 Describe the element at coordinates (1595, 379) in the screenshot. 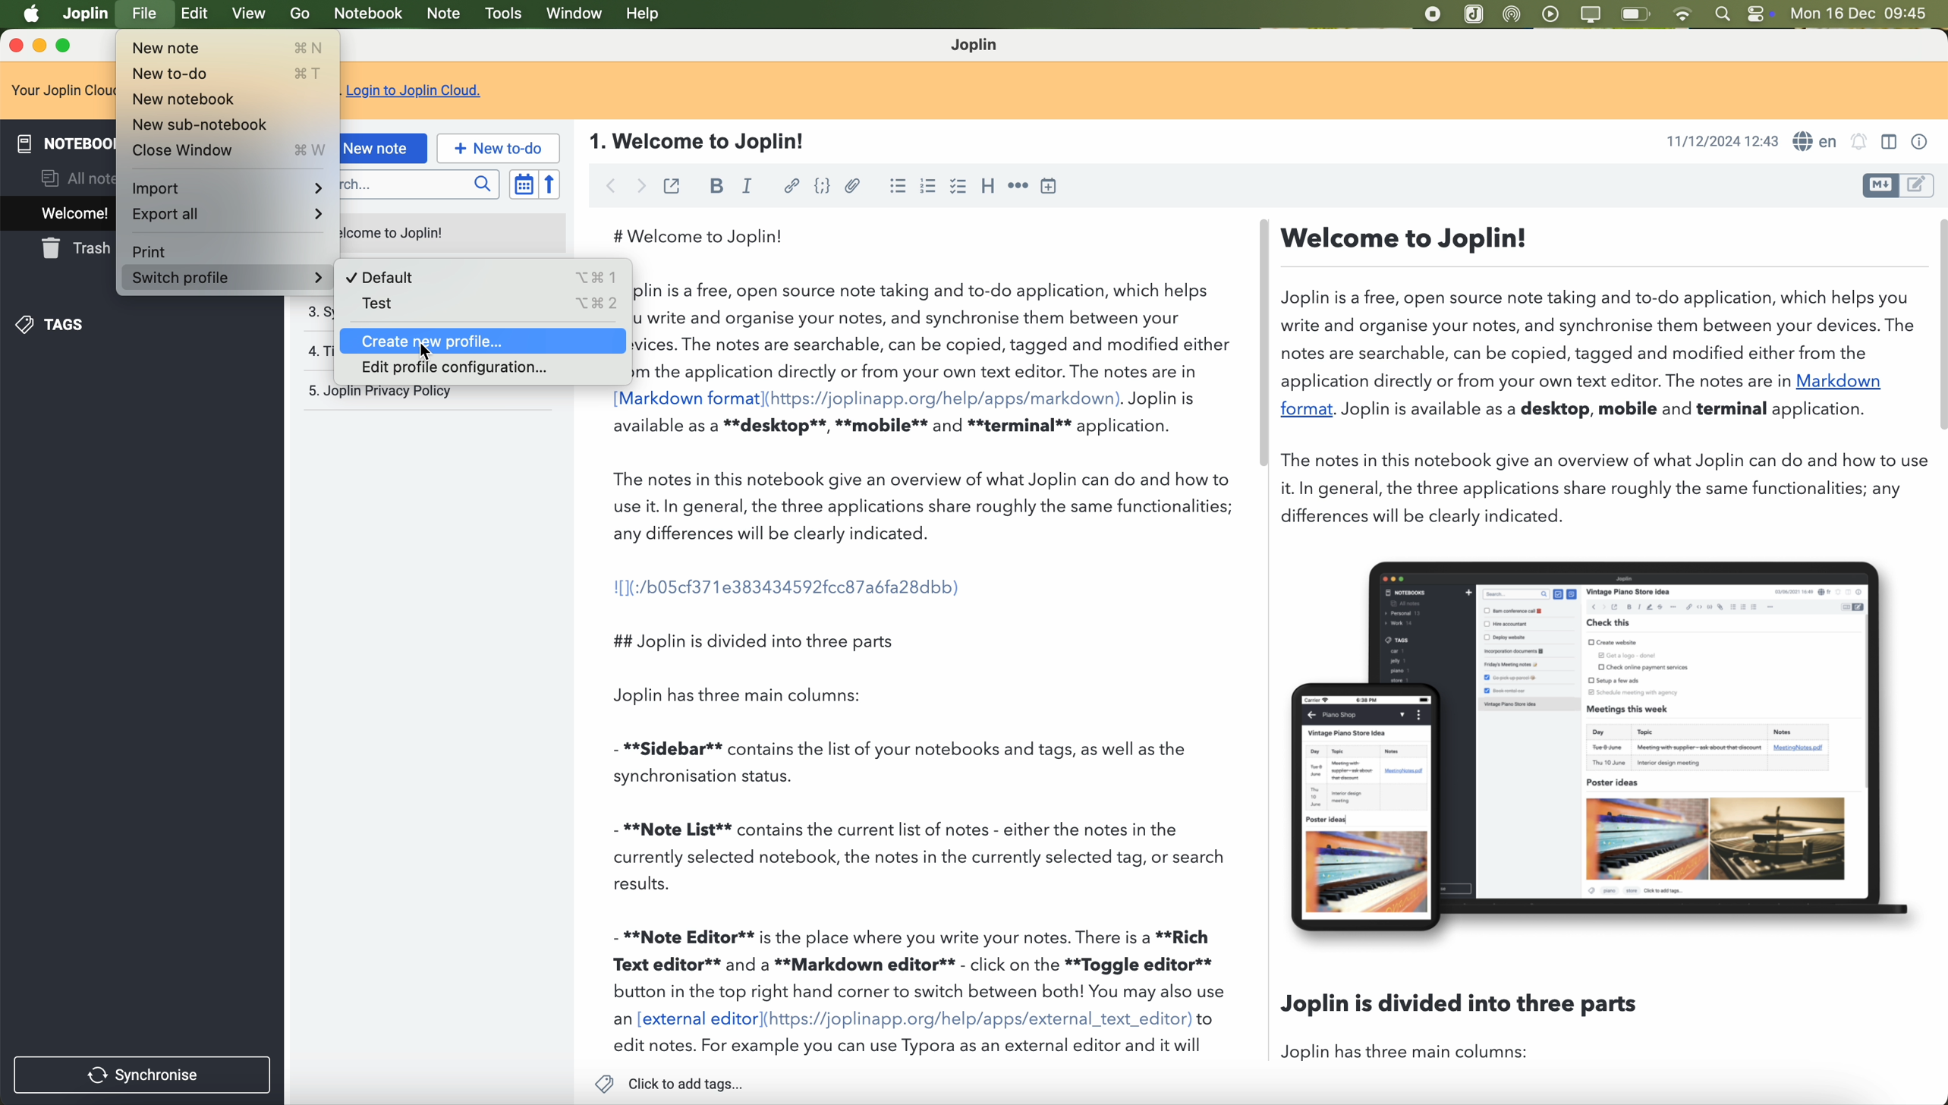

I see `—Welcome to Joplin!Joplin is a free, open source note taking and to-do application, which helps youwrite and organise your notes, and synchronise them between your devices. Thnotes are searchable, can be copied, tagged and modified either from theapplication directly or from your own text editor. The notes are in Markdownformat. Joplin is available as a desktop, mobile and terminal application.The notes in this notebook give an overview of what Joplin can do and how to tit. In general, the three applications share roughly the same functionalities; anydifferences will be clearly indicated.` at that location.